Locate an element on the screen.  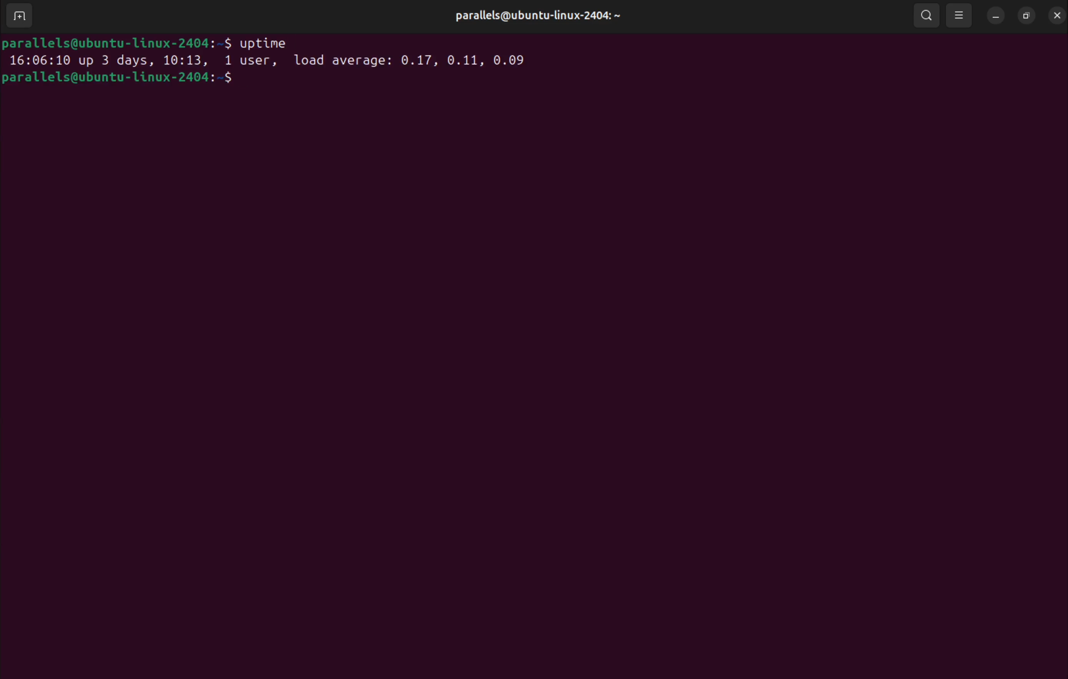
view options is located at coordinates (959, 15).